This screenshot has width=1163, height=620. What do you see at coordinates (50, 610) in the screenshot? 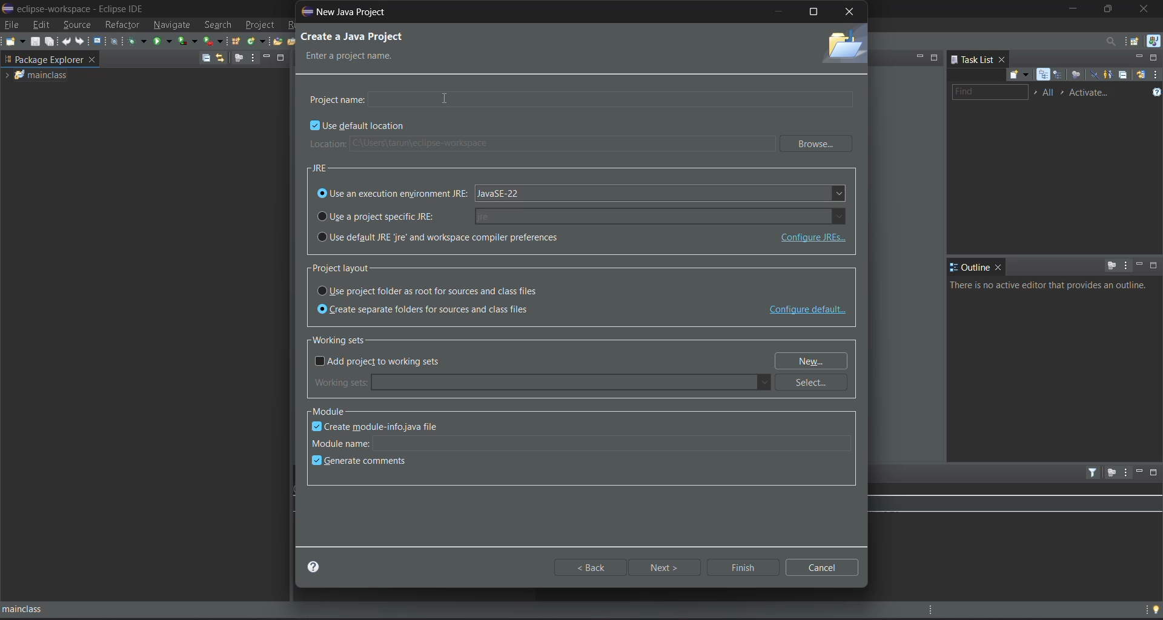
I see `mainclass` at bounding box center [50, 610].